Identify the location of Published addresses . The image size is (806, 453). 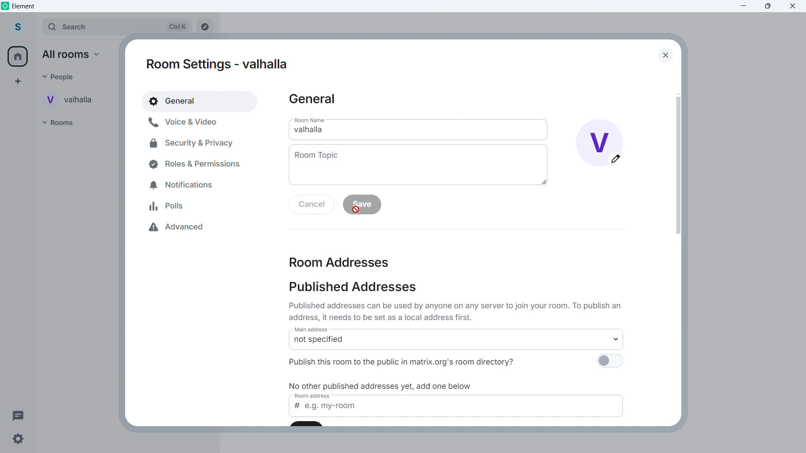
(352, 287).